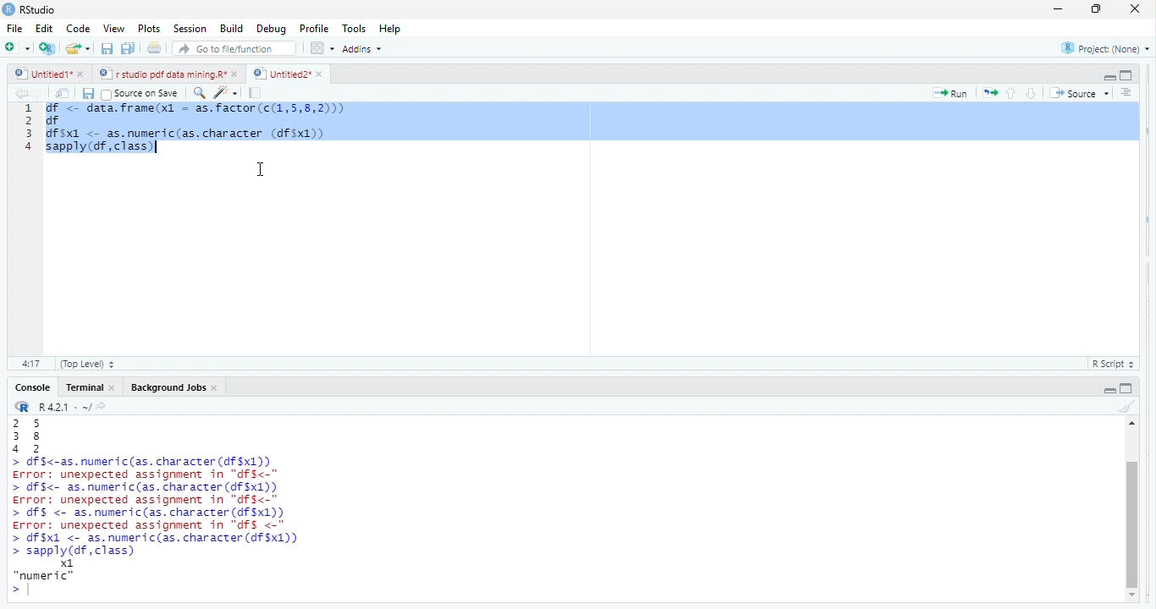 The image size is (1156, 609). I want to click on ‘Background Jobs, so click(168, 388).